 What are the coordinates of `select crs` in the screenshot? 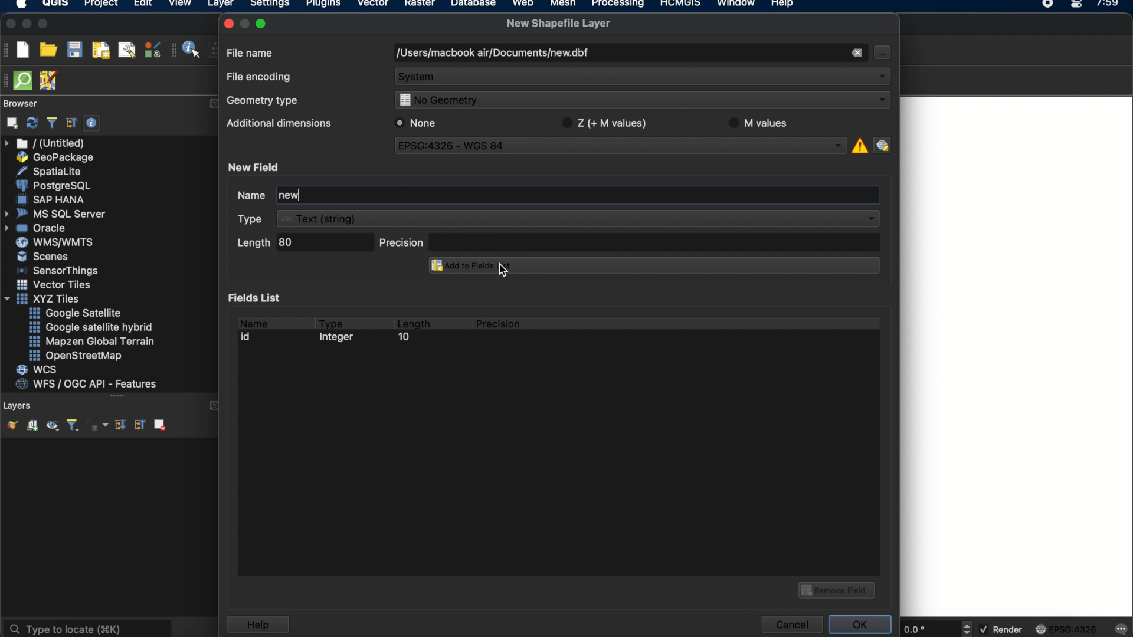 It's located at (882, 145).